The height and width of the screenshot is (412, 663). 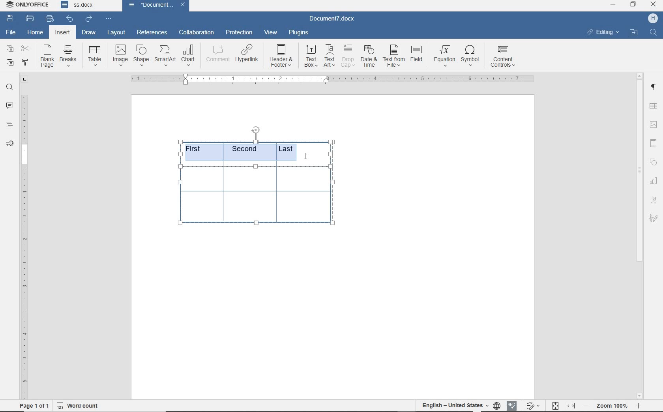 What do you see at coordinates (79, 404) in the screenshot?
I see `word count` at bounding box center [79, 404].